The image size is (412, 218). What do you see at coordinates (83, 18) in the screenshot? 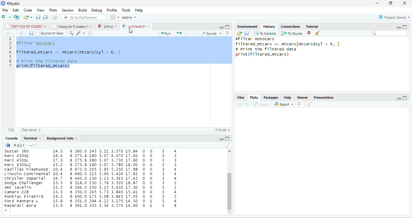
I see `search file` at bounding box center [83, 18].